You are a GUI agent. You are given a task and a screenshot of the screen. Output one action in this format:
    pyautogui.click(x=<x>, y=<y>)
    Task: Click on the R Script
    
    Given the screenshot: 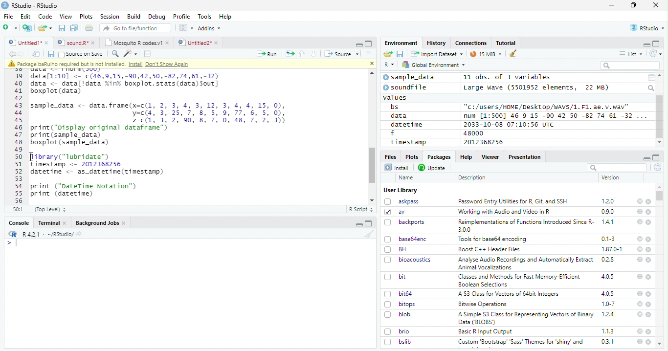 What is the action you would take?
    pyautogui.click(x=360, y=210)
    